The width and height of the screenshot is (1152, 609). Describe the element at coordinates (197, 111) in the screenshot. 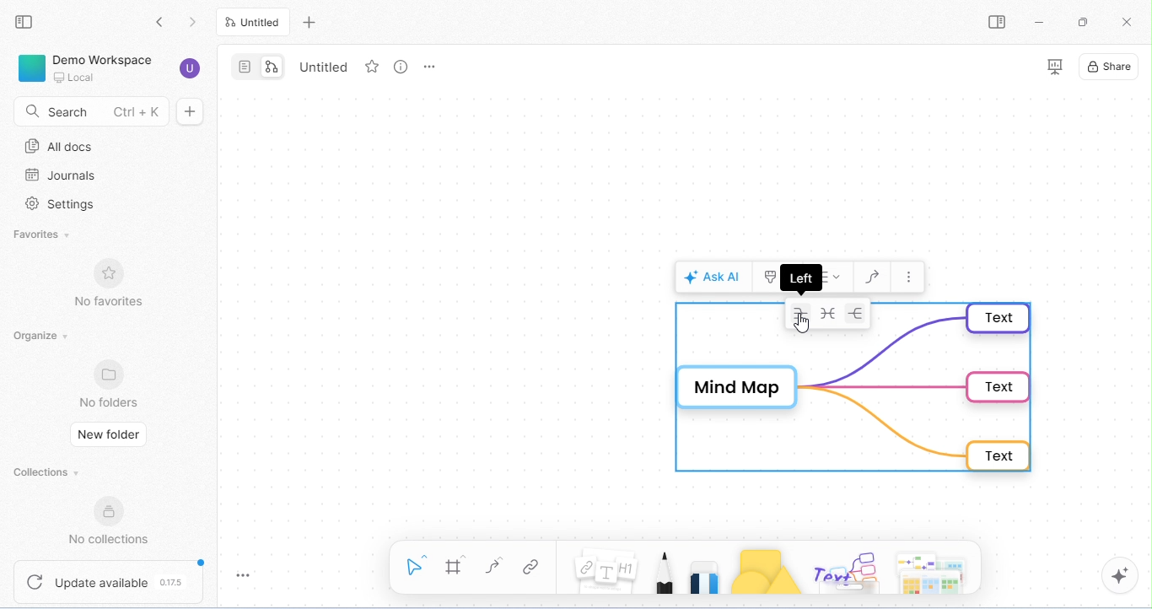

I see `new doc` at that location.